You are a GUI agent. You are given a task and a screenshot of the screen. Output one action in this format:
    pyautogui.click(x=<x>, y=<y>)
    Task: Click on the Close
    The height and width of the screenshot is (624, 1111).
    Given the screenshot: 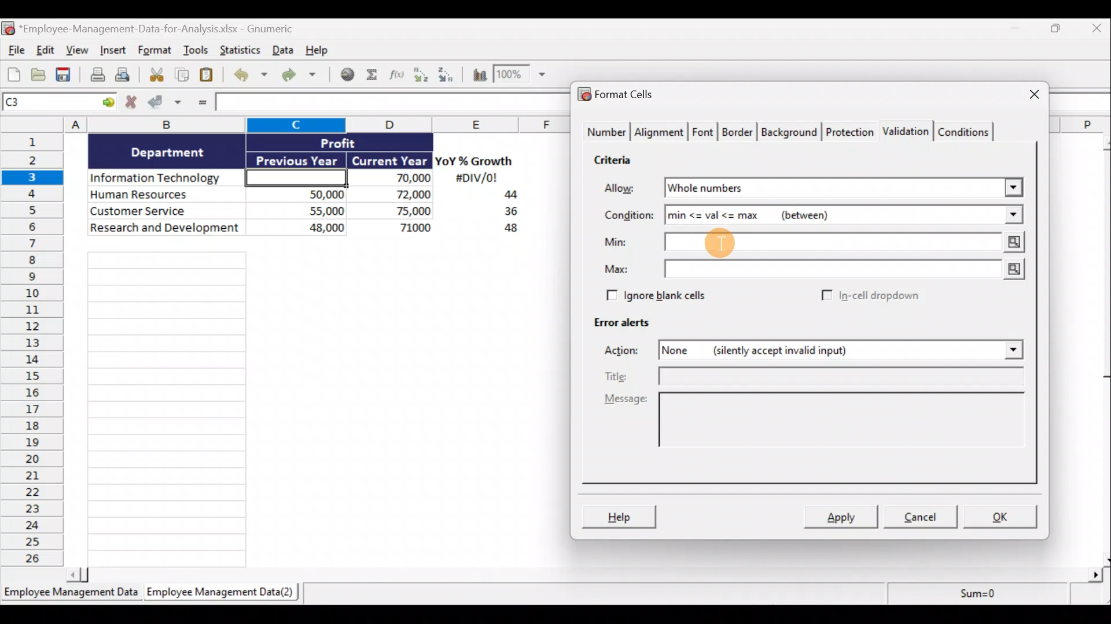 What is the action you would take?
    pyautogui.click(x=1024, y=95)
    